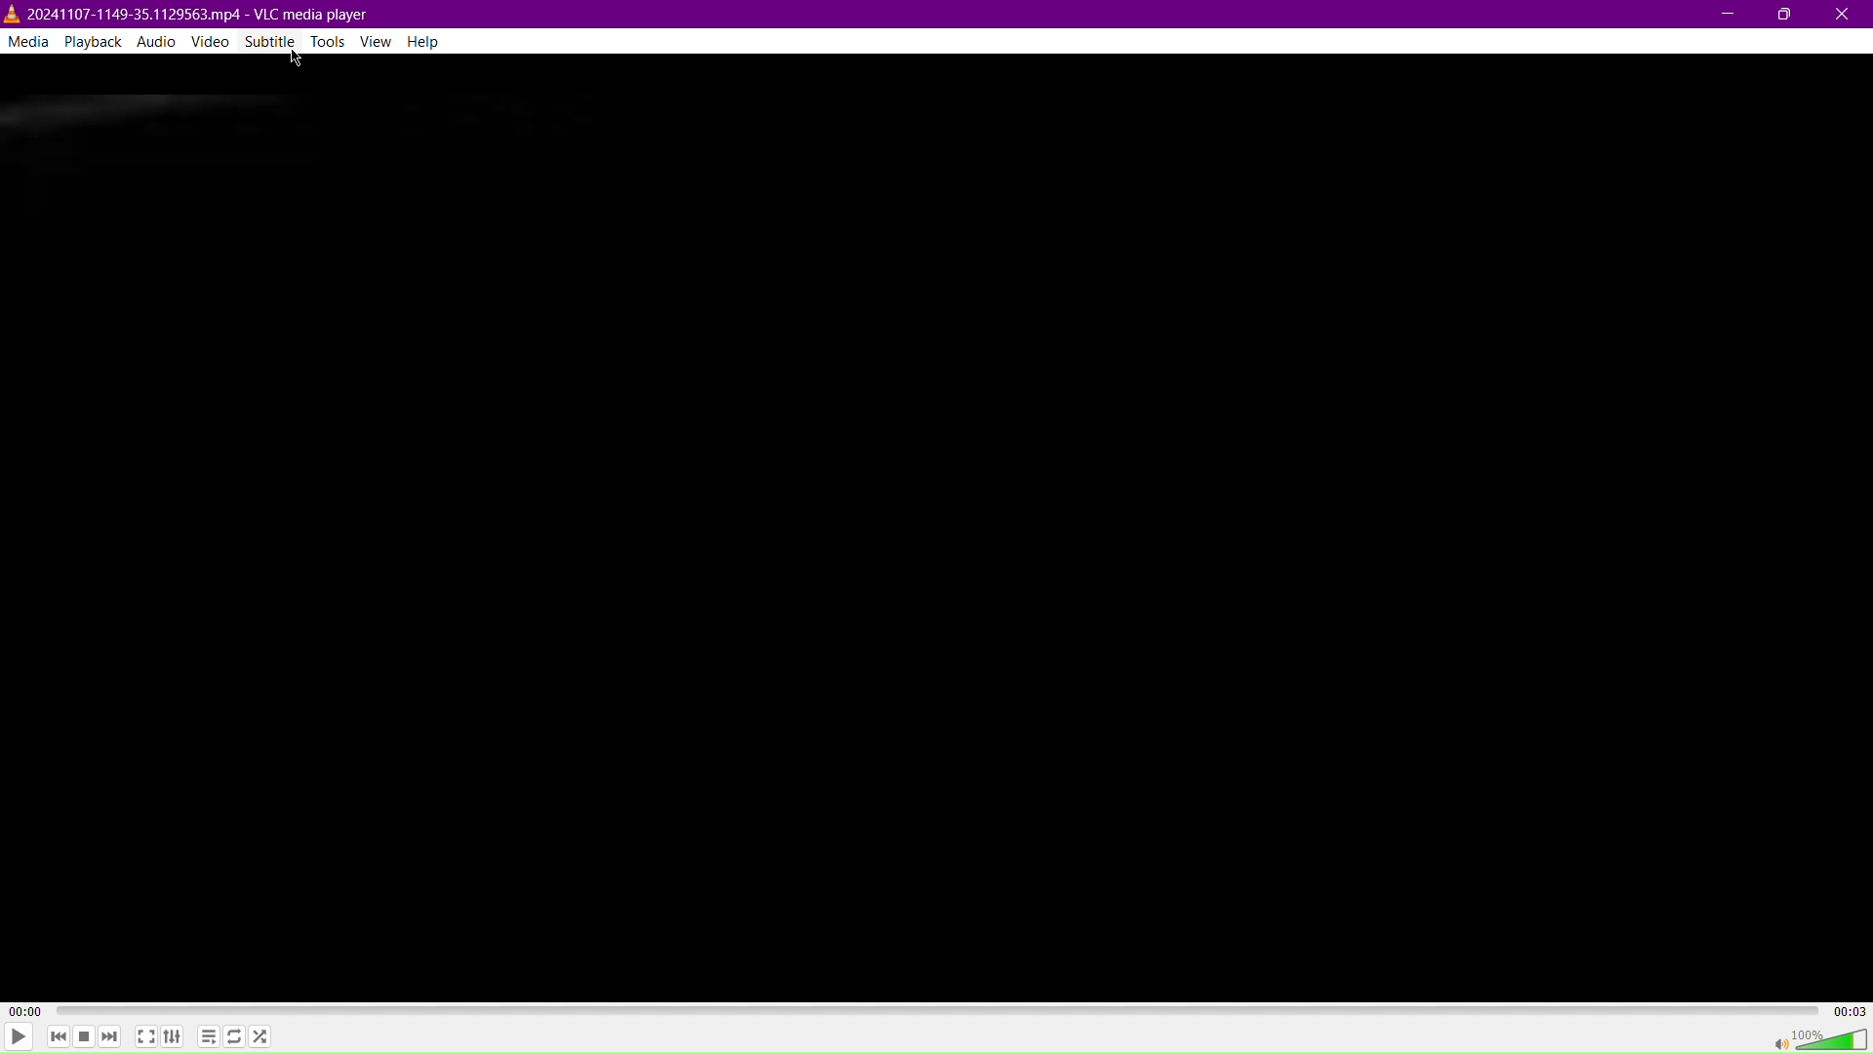 Image resolution: width=1873 pixels, height=1053 pixels. What do you see at coordinates (214, 41) in the screenshot?
I see `Video` at bounding box center [214, 41].